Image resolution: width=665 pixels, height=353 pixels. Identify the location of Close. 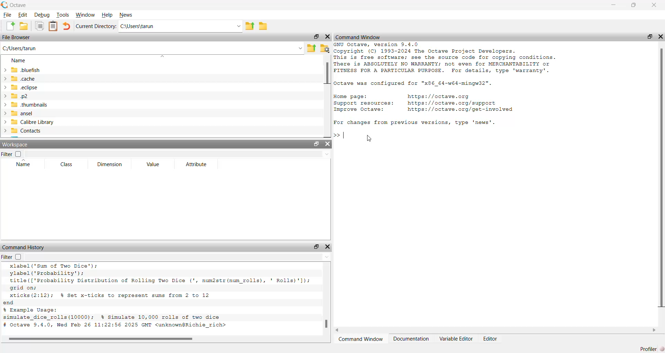
(328, 36).